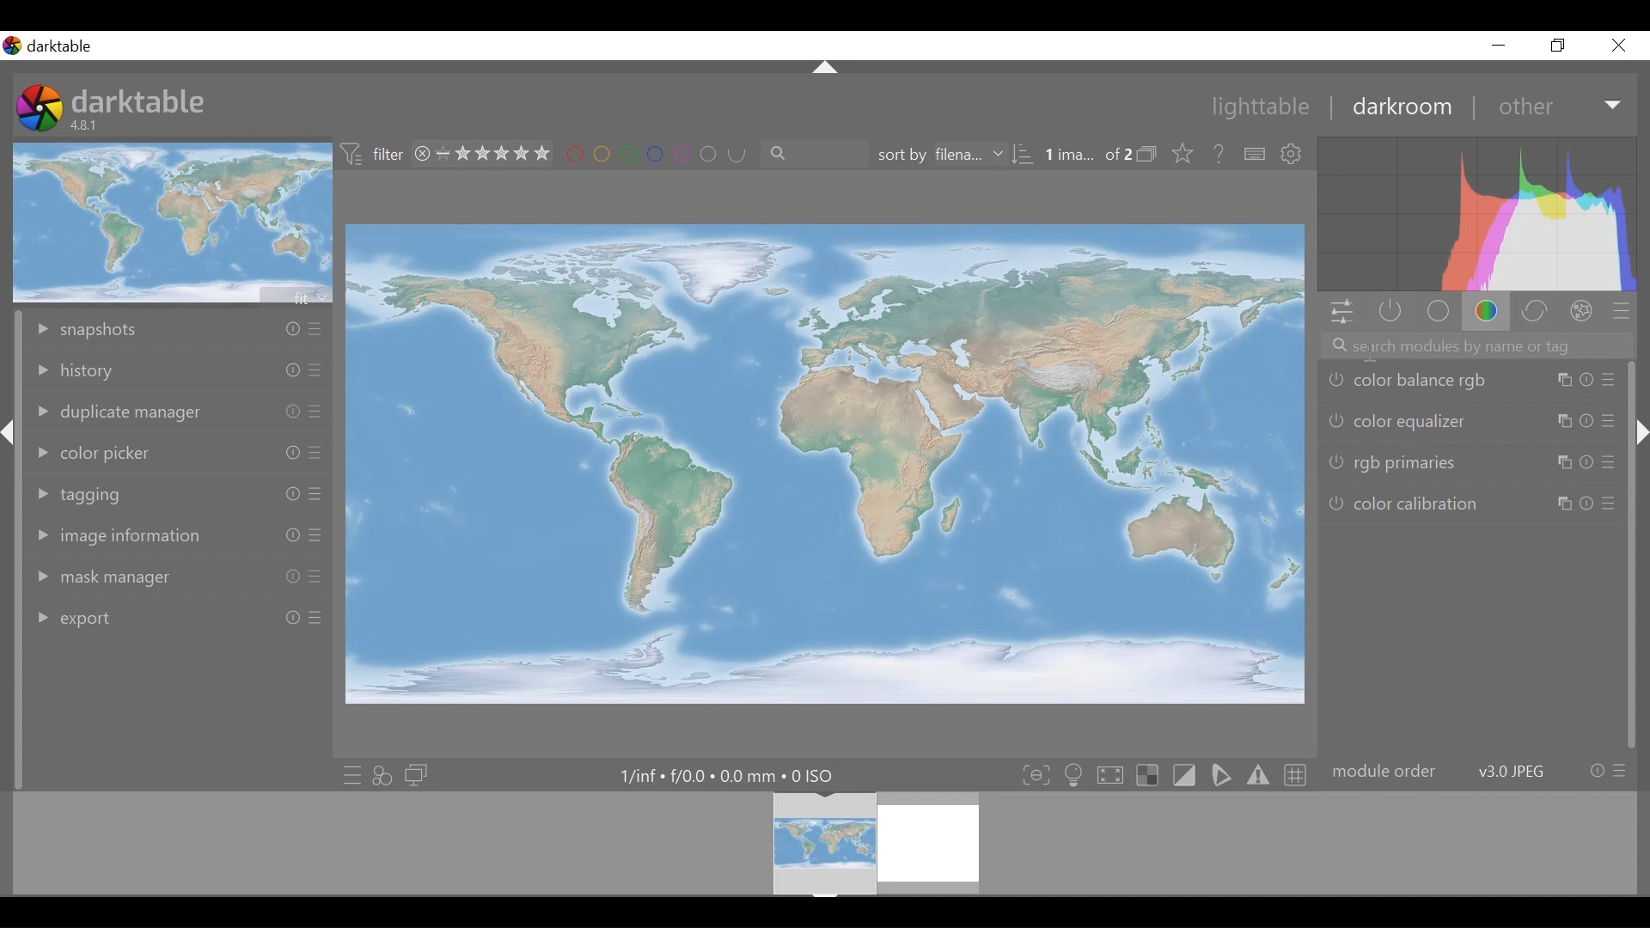 This screenshot has width=1650, height=928. Describe the element at coordinates (1293, 775) in the screenshot. I see `toggle guide lines` at that location.